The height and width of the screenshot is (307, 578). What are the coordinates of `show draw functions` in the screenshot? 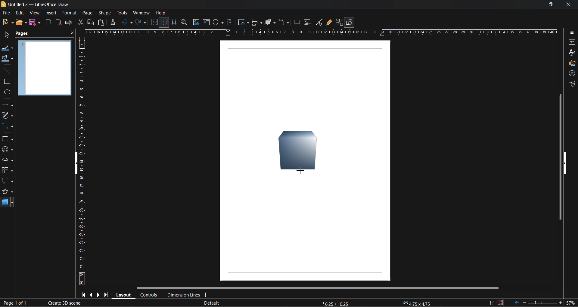 It's located at (351, 23).